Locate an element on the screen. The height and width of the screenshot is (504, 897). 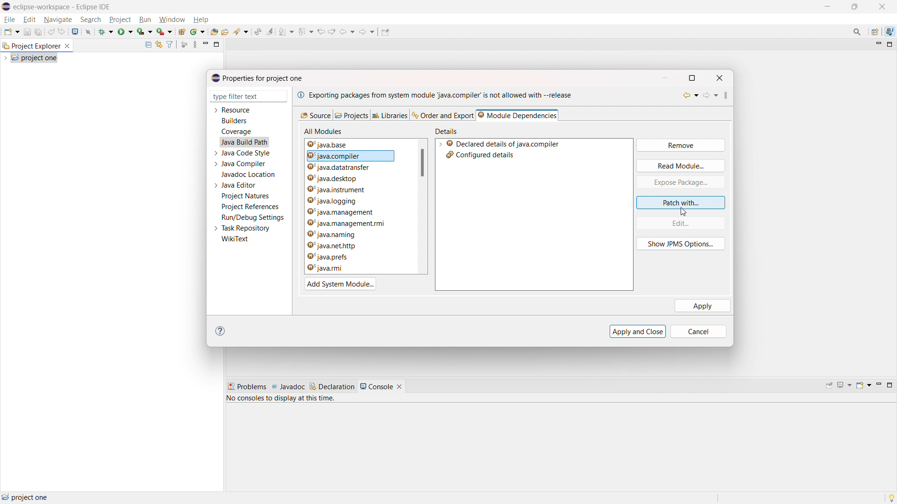
details is located at coordinates (448, 131).